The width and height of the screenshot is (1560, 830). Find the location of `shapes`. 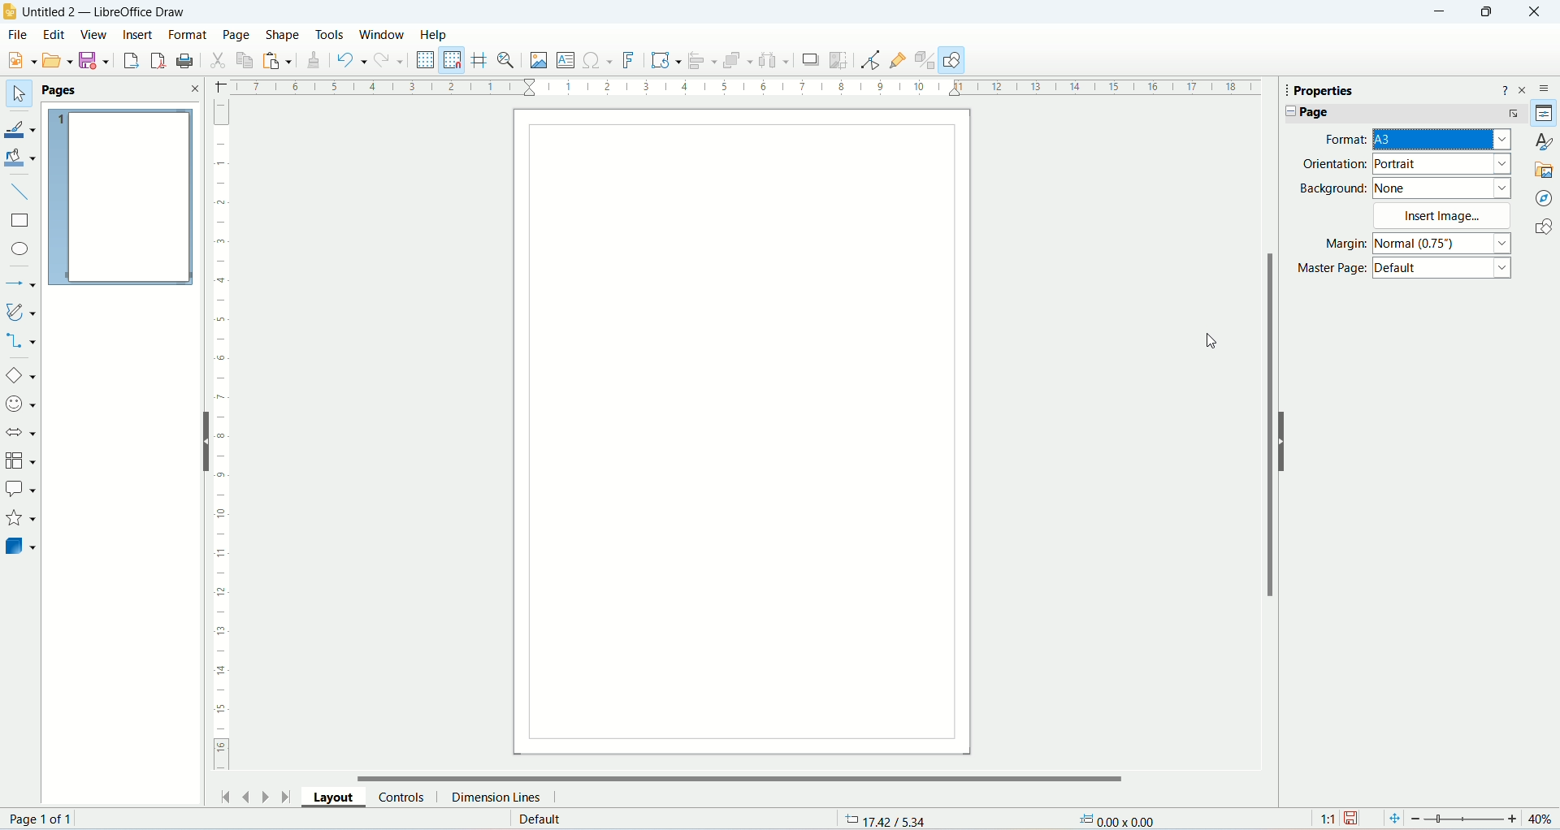

shapes is located at coordinates (1542, 224).